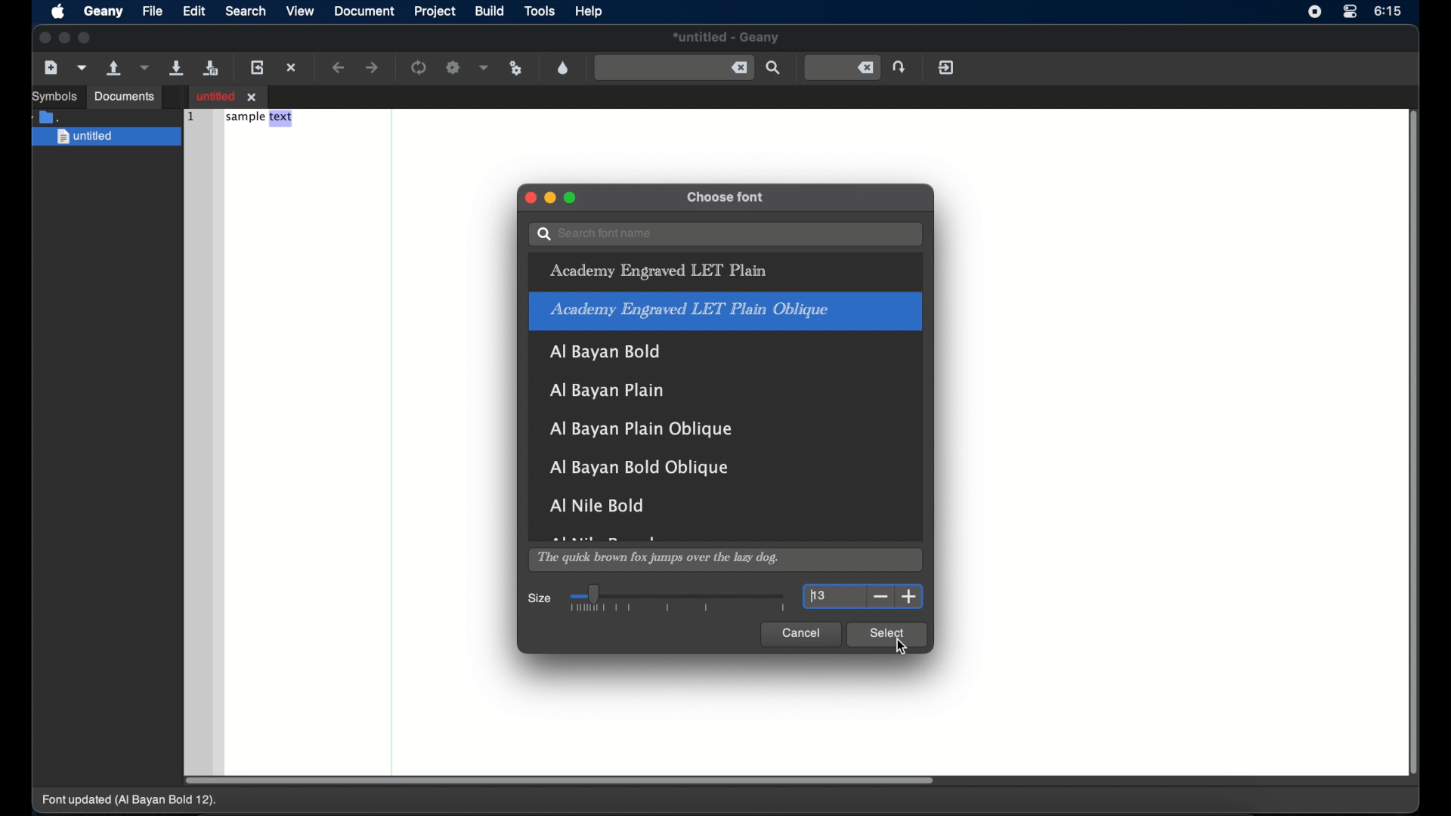 The image size is (1451, 816). I want to click on control center, so click(1349, 12).